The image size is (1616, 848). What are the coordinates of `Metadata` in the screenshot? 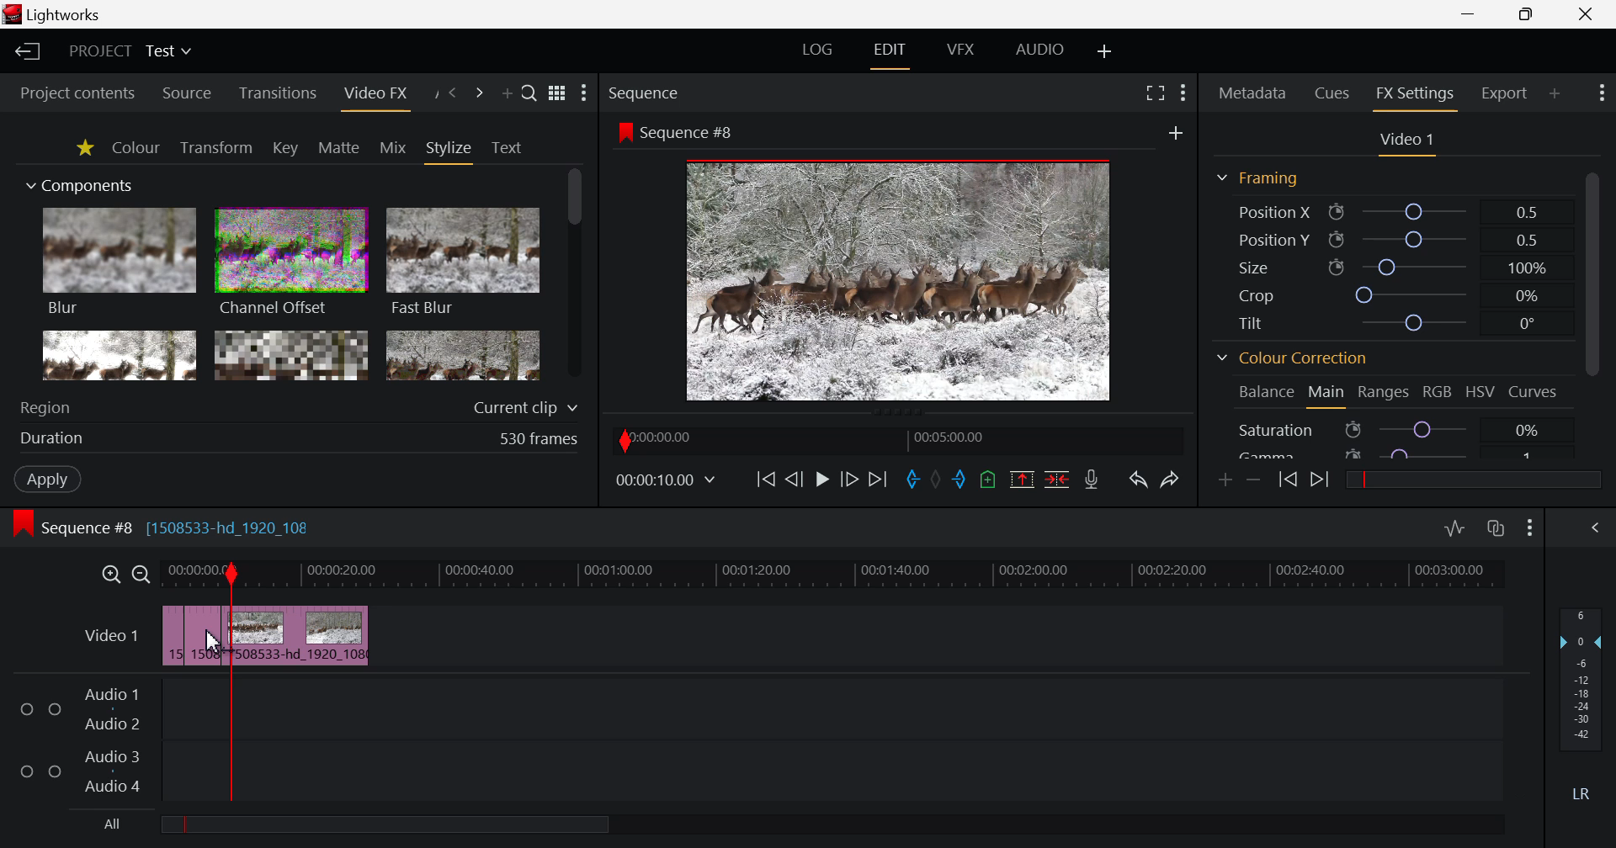 It's located at (1251, 94).